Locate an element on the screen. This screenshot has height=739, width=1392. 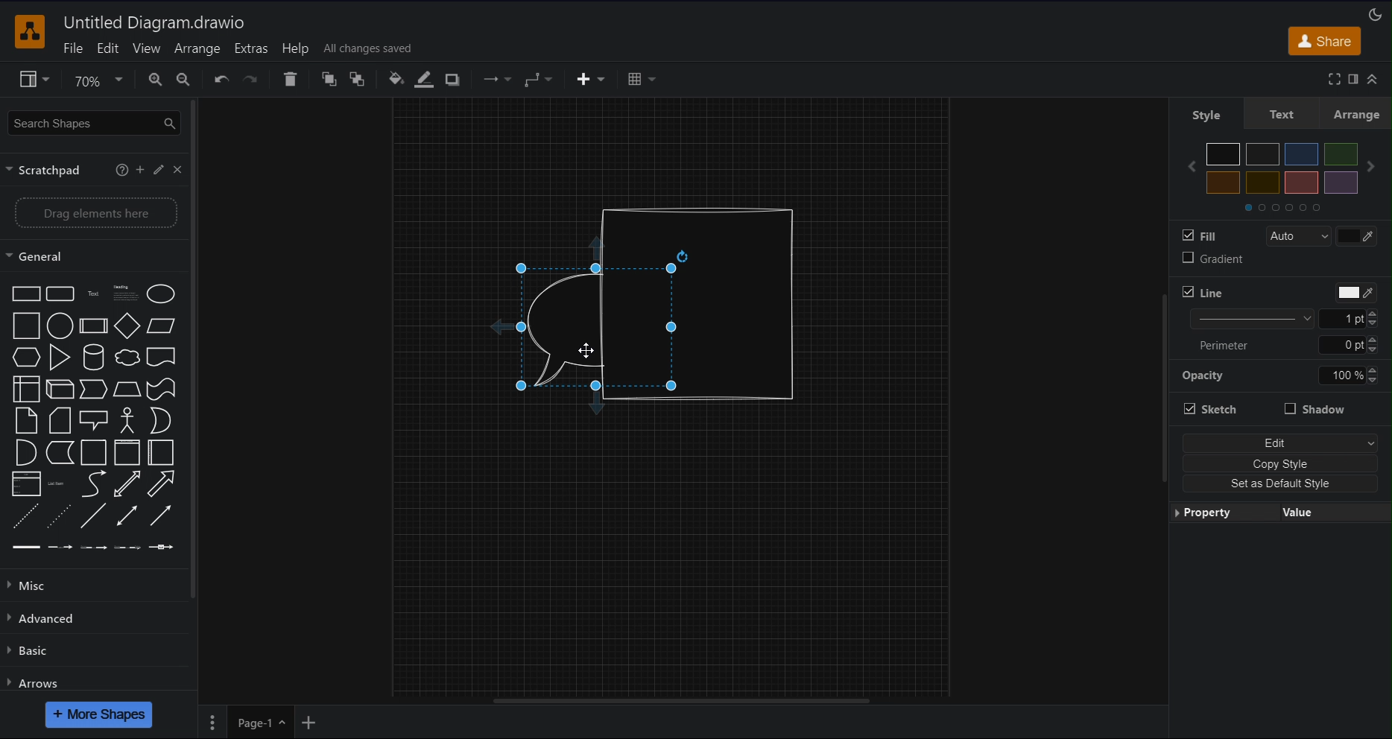
Or is located at coordinates (160, 421).